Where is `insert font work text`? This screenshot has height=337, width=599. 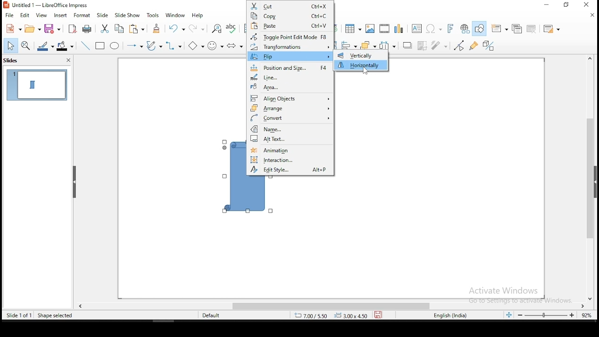 insert font work text is located at coordinates (451, 29).